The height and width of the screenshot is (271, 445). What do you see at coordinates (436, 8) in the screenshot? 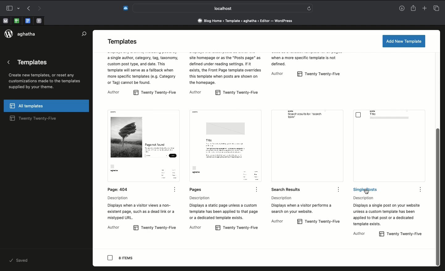
I see `Tabs` at bounding box center [436, 8].